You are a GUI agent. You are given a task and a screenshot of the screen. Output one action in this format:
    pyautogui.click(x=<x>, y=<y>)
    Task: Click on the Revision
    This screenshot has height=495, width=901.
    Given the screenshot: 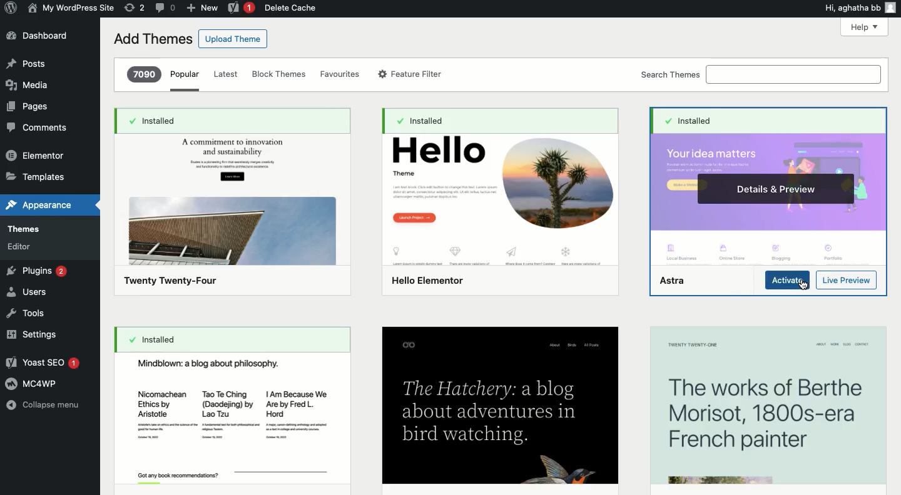 What is the action you would take?
    pyautogui.click(x=136, y=7)
    